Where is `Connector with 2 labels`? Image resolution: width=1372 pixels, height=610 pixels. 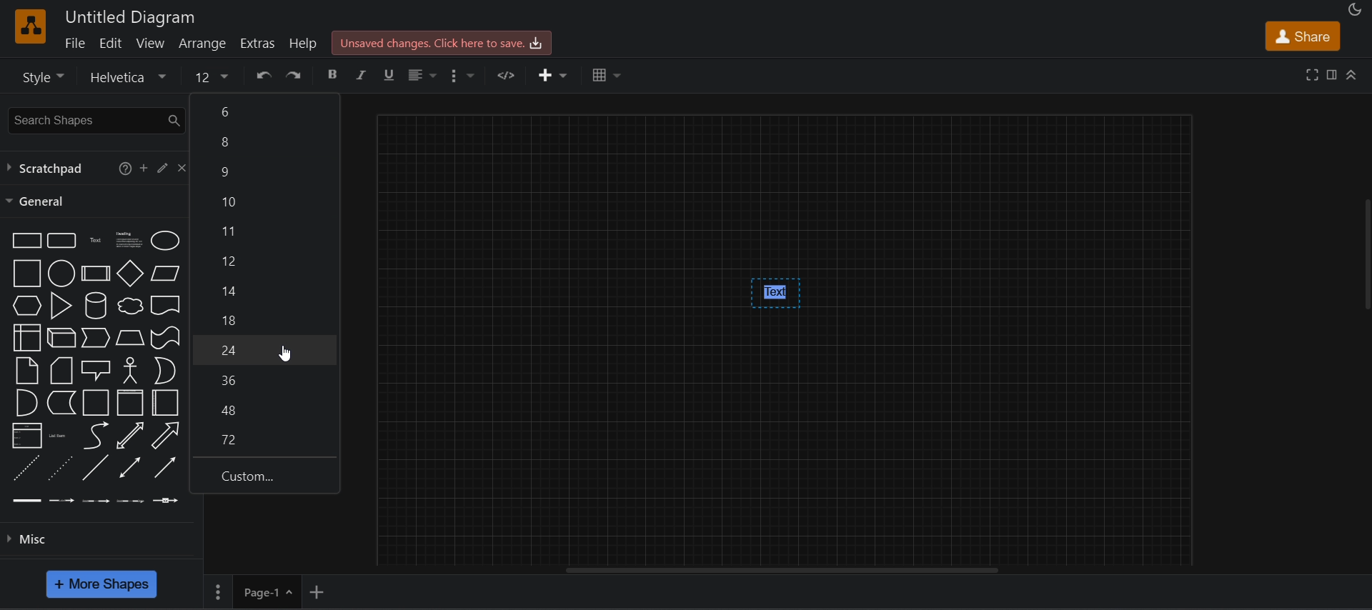
Connector with 2 labels is located at coordinates (96, 501).